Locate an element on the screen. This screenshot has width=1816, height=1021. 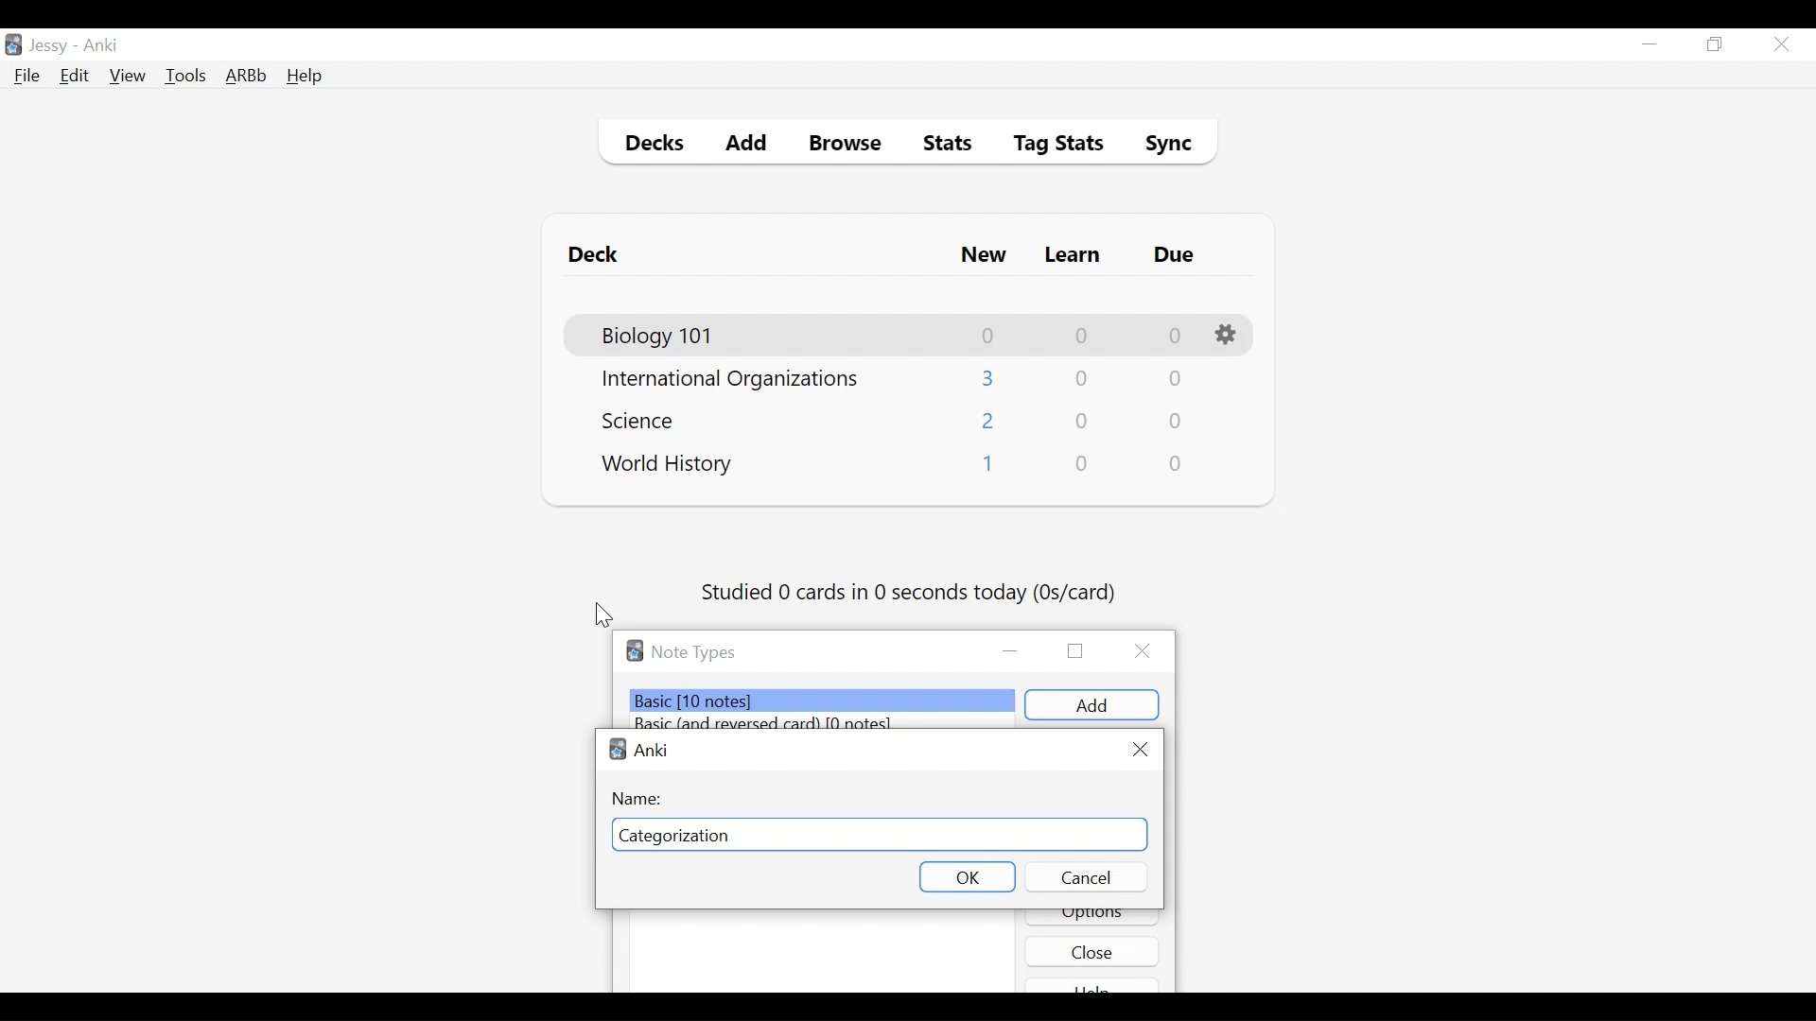
Anki is located at coordinates (101, 45).